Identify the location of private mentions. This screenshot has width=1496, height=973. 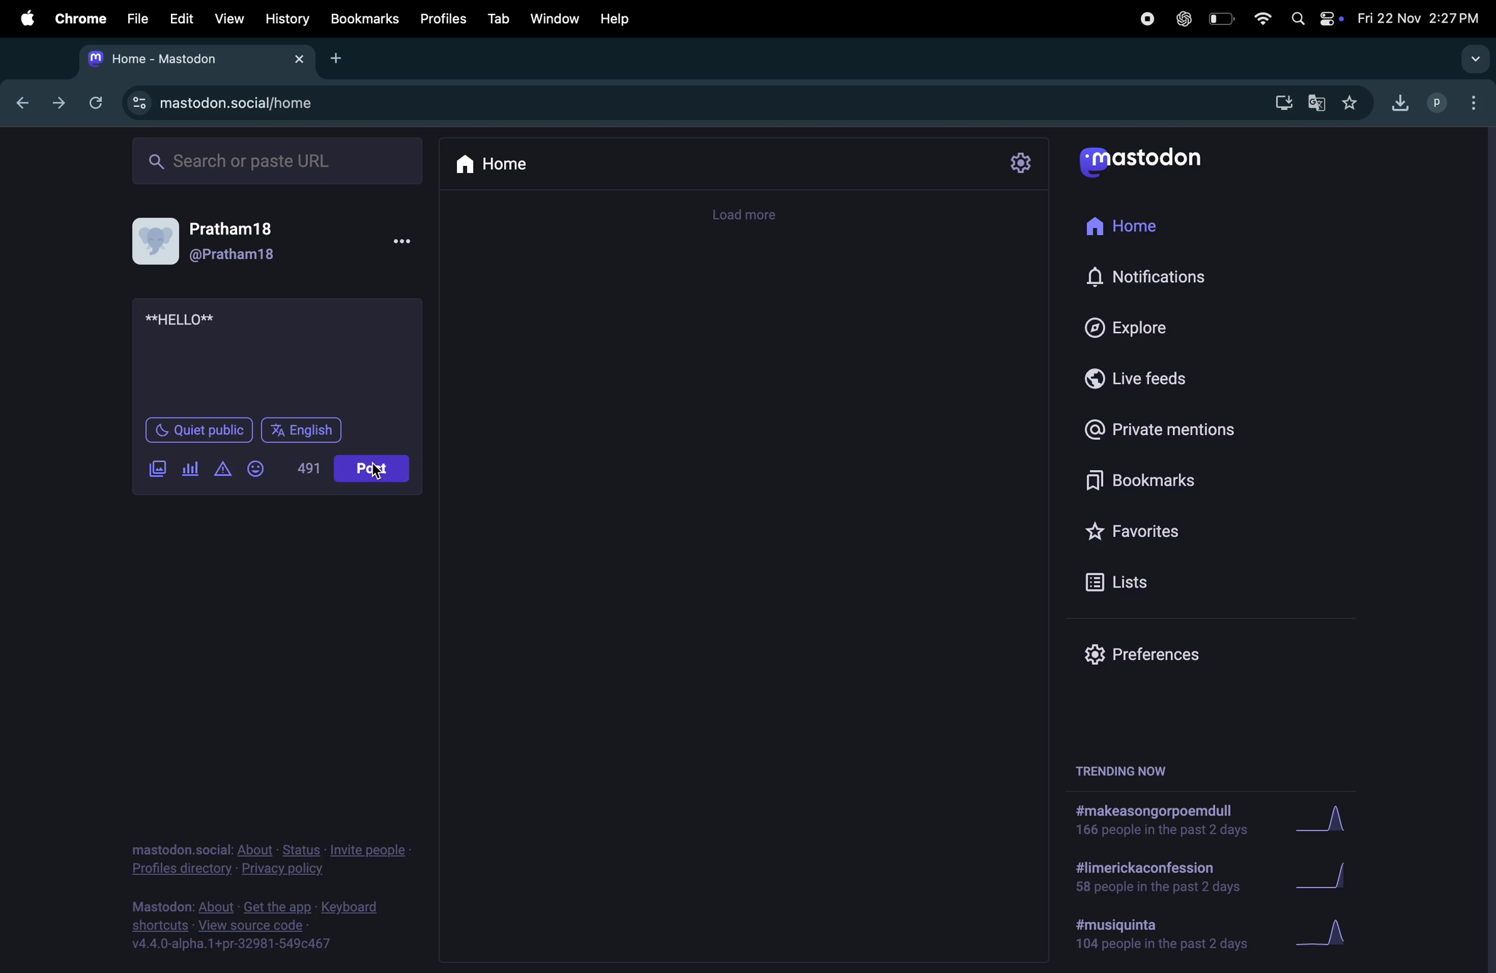
(1168, 429).